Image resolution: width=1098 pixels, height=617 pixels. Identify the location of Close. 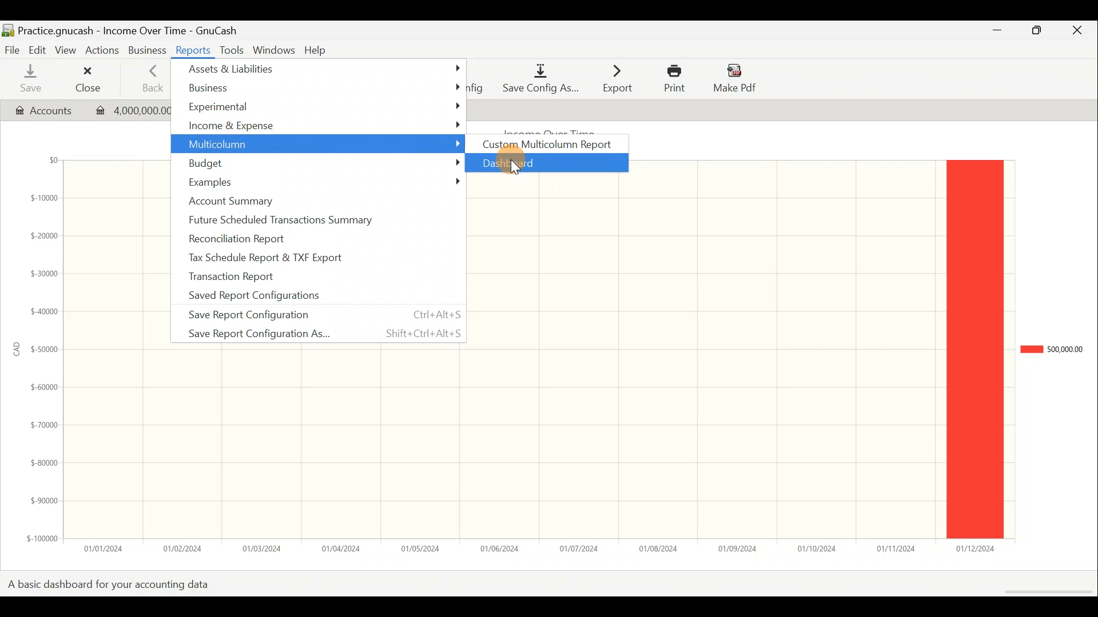
(1078, 32).